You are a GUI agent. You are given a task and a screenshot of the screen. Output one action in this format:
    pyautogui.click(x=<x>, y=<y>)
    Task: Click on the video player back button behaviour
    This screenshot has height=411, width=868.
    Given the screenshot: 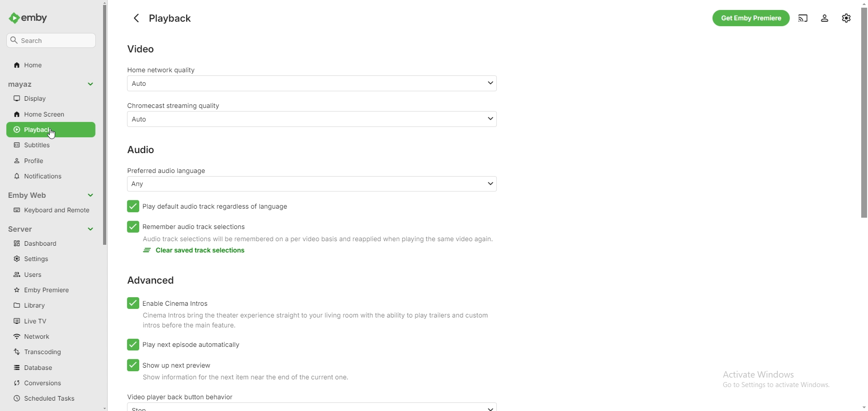 What is the action you would take?
    pyautogui.click(x=180, y=397)
    